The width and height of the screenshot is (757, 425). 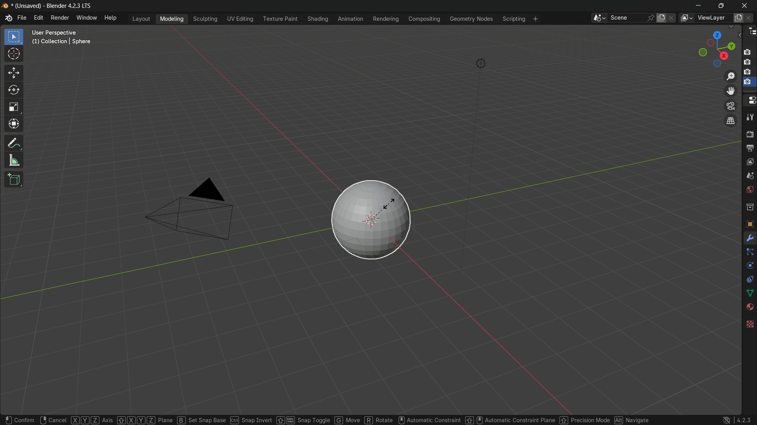 What do you see at coordinates (14, 125) in the screenshot?
I see `transform` at bounding box center [14, 125].